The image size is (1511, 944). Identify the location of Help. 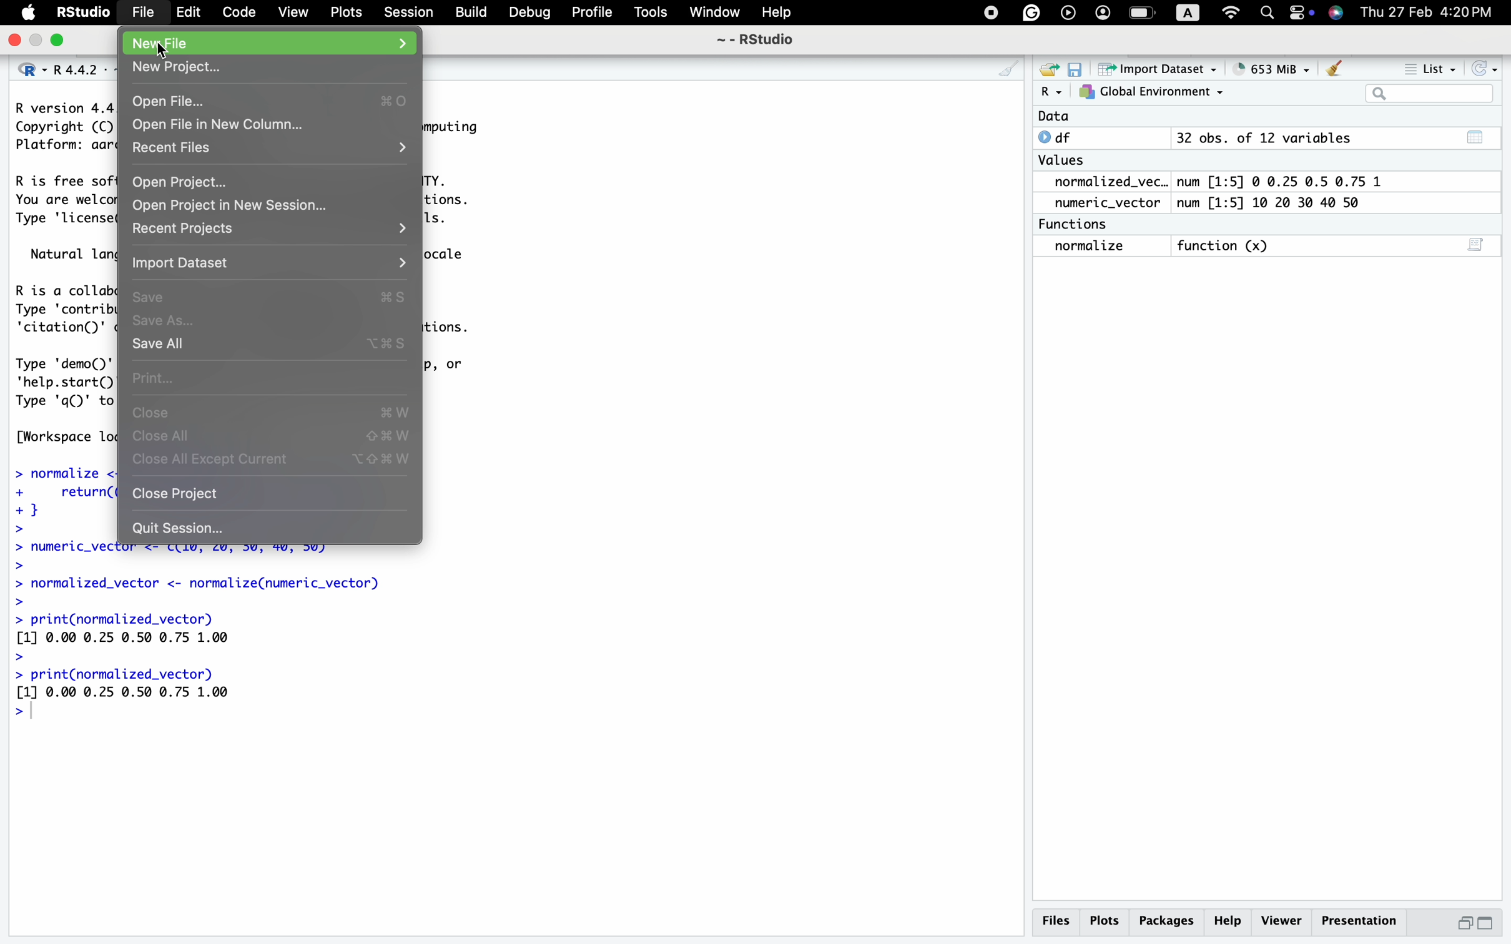
(778, 13).